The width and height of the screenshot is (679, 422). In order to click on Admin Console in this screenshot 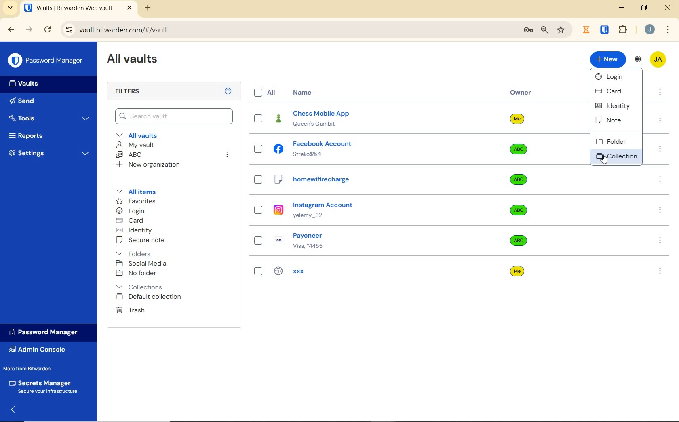, I will do `click(40, 350)`.